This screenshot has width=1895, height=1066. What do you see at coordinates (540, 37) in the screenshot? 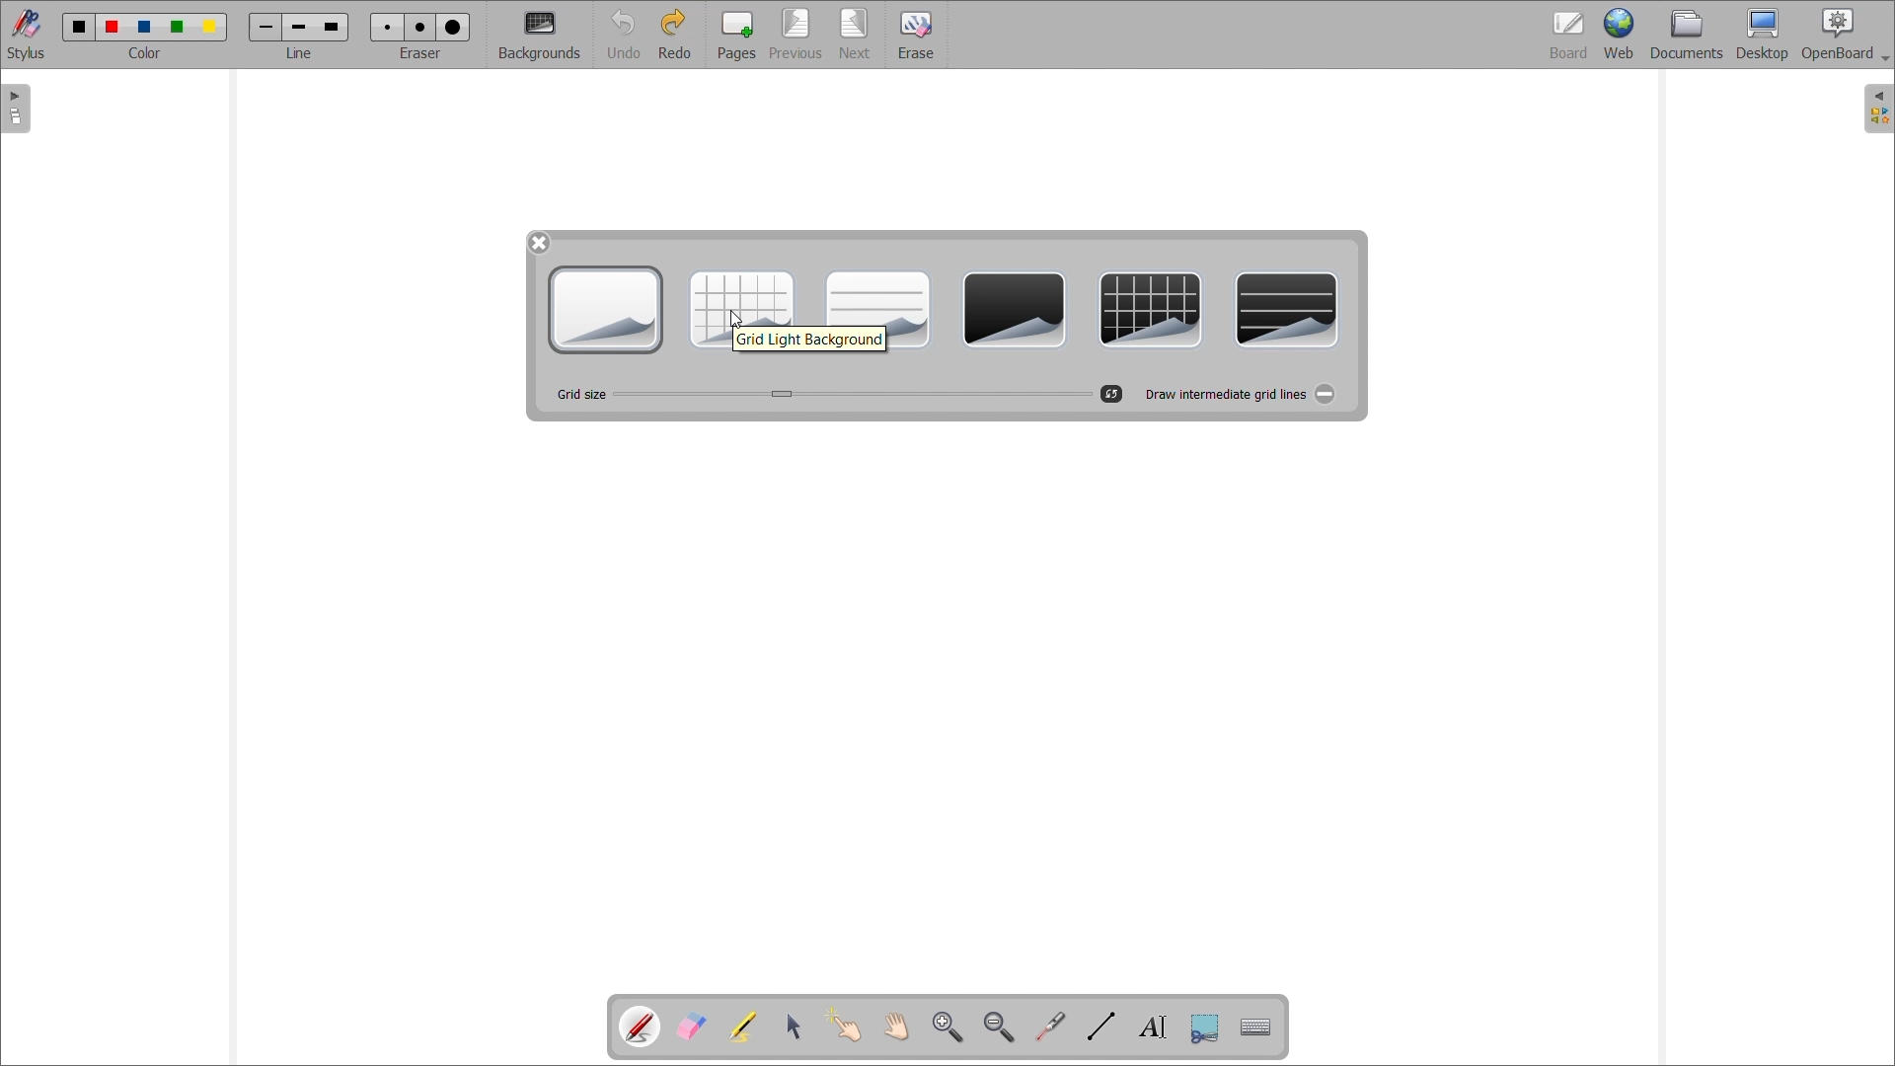
I see `Change background` at bounding box center [540, 37].